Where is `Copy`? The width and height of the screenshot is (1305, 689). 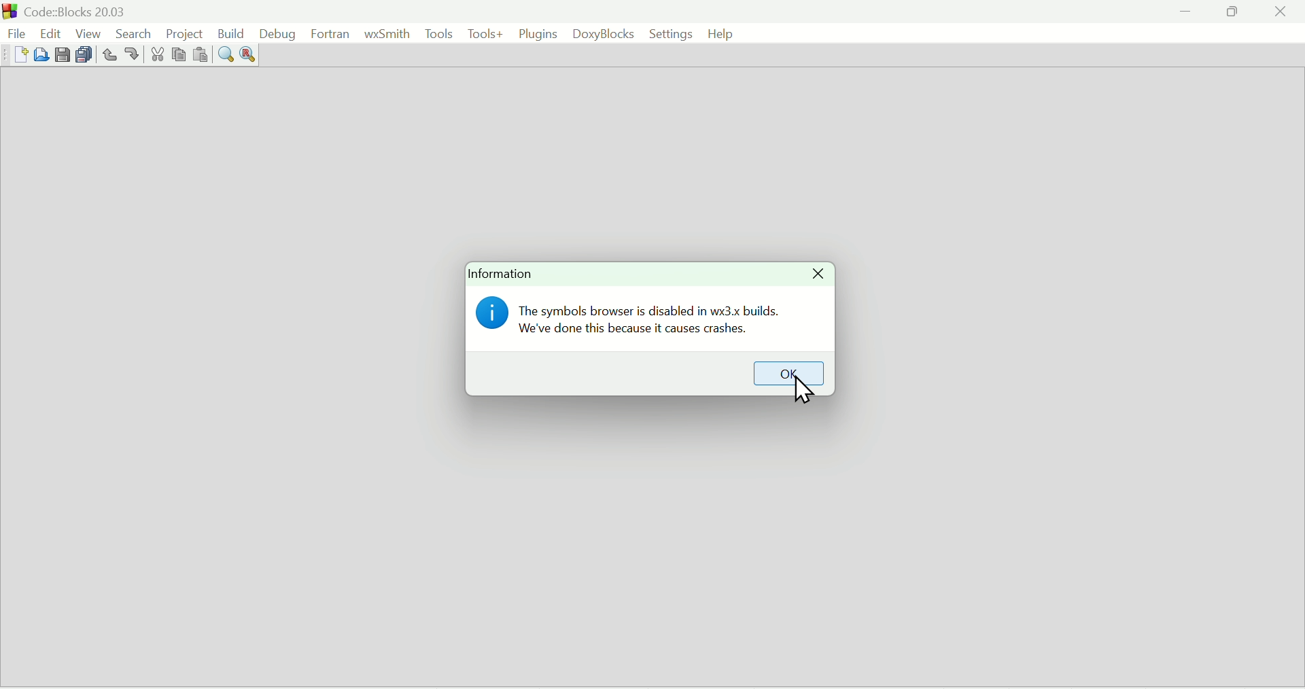 Copy is located at coordinates (176, 56).